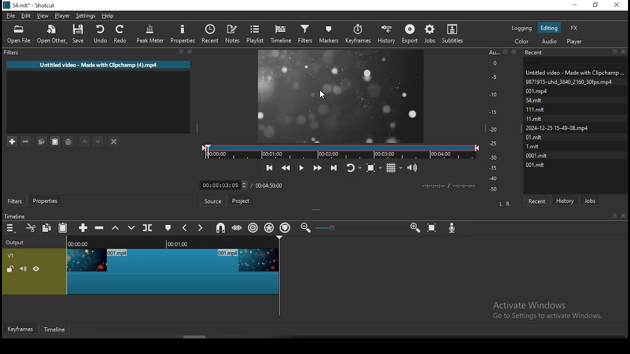 Image resolution: width=630 pixels, height=354 pixels. What do you see at coordinates (214, 201) in the screenshot?
I see `source` at bounding box center [214, 201].